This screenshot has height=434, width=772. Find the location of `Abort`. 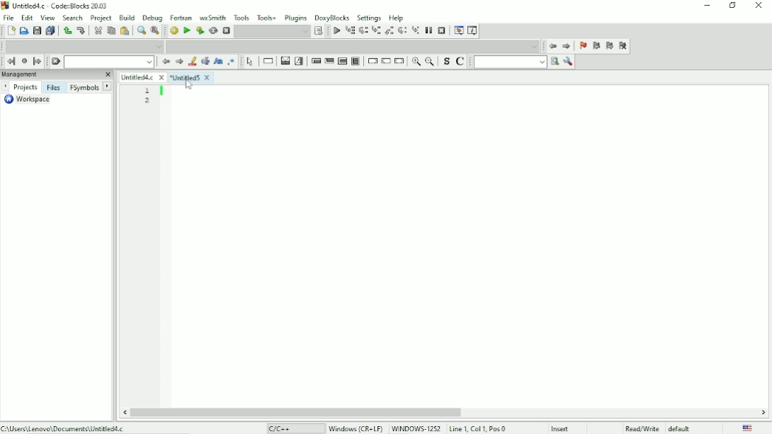

Abort is located at coordinates (226, 31).